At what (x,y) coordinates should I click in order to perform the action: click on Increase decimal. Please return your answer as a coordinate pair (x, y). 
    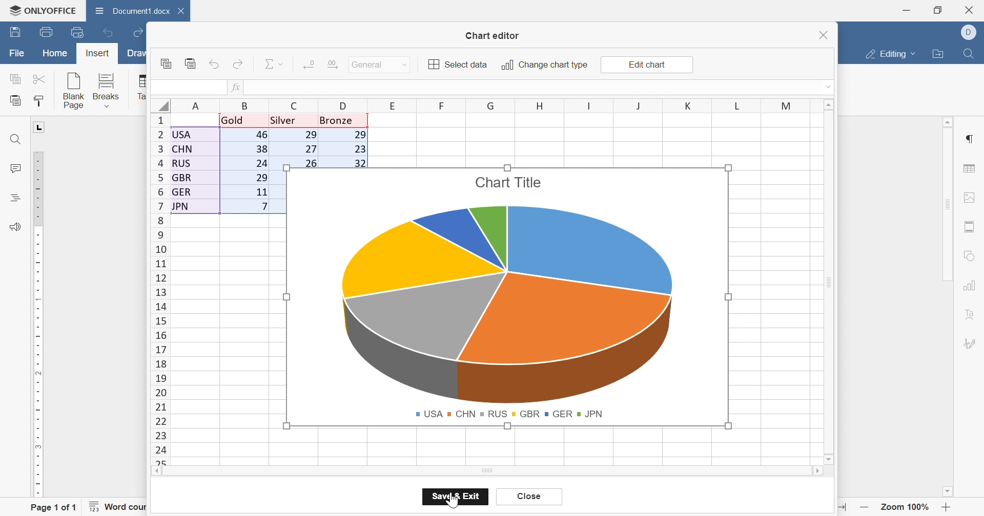
    Looking at the image, I should click on (332, 64).